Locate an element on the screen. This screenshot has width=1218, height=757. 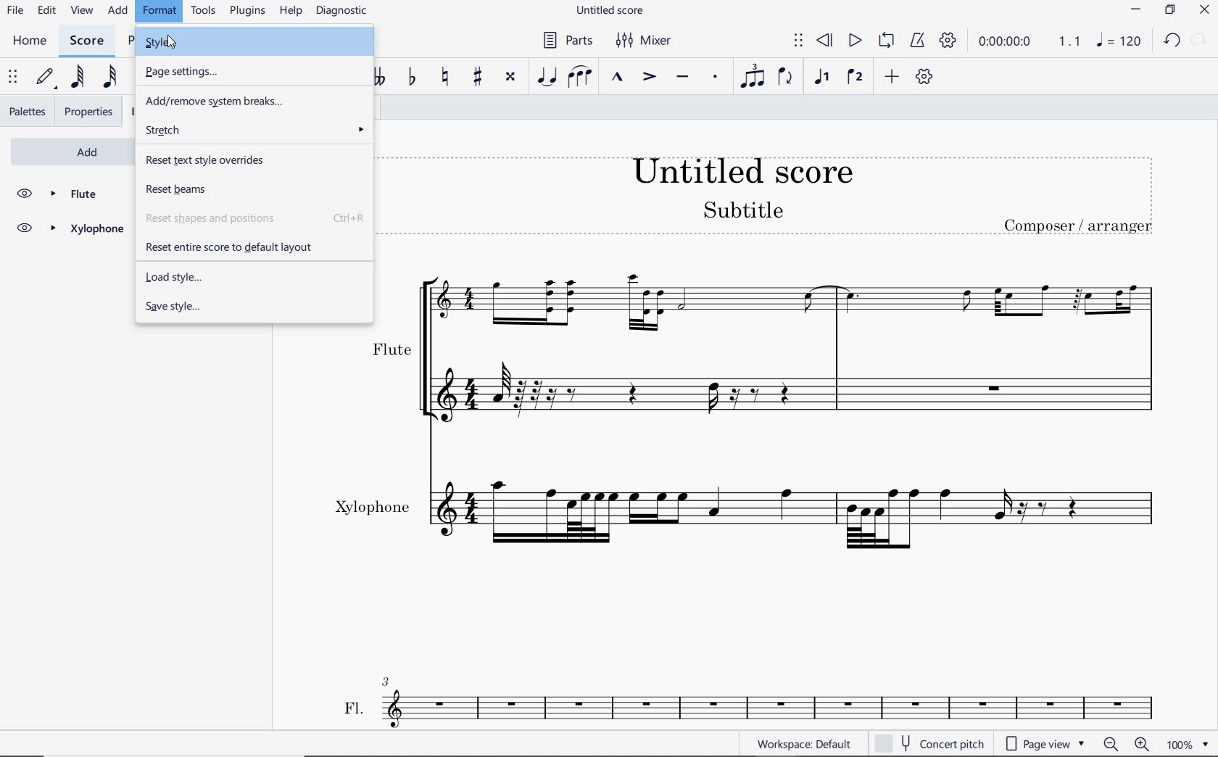
TOGGLE DOUBLE-SHARP is located at coordinates (511, 78).